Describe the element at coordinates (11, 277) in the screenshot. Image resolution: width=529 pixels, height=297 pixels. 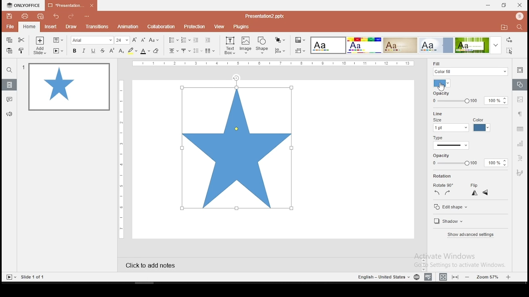
I see `start slideshow` at that location.